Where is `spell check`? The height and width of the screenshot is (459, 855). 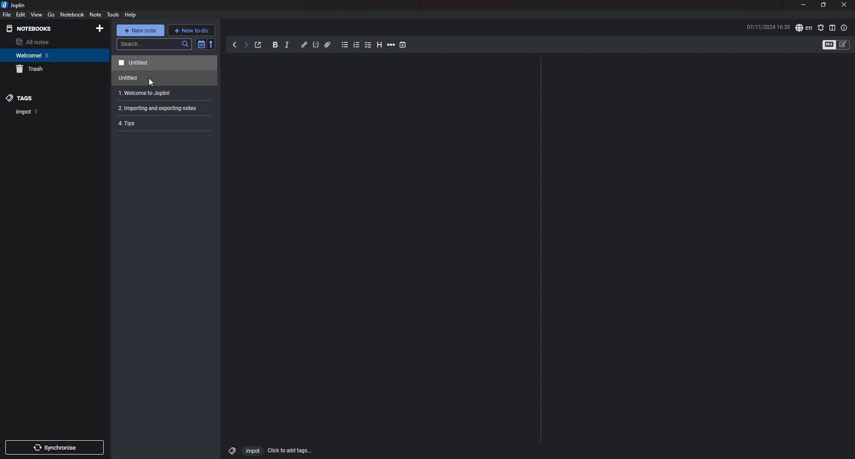 spell check is located at coordinates (803, 28).